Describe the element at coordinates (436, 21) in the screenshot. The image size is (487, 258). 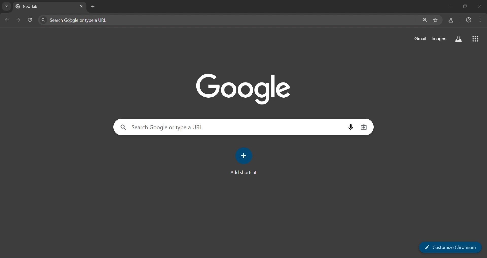
I see `bookmark page` at that location.